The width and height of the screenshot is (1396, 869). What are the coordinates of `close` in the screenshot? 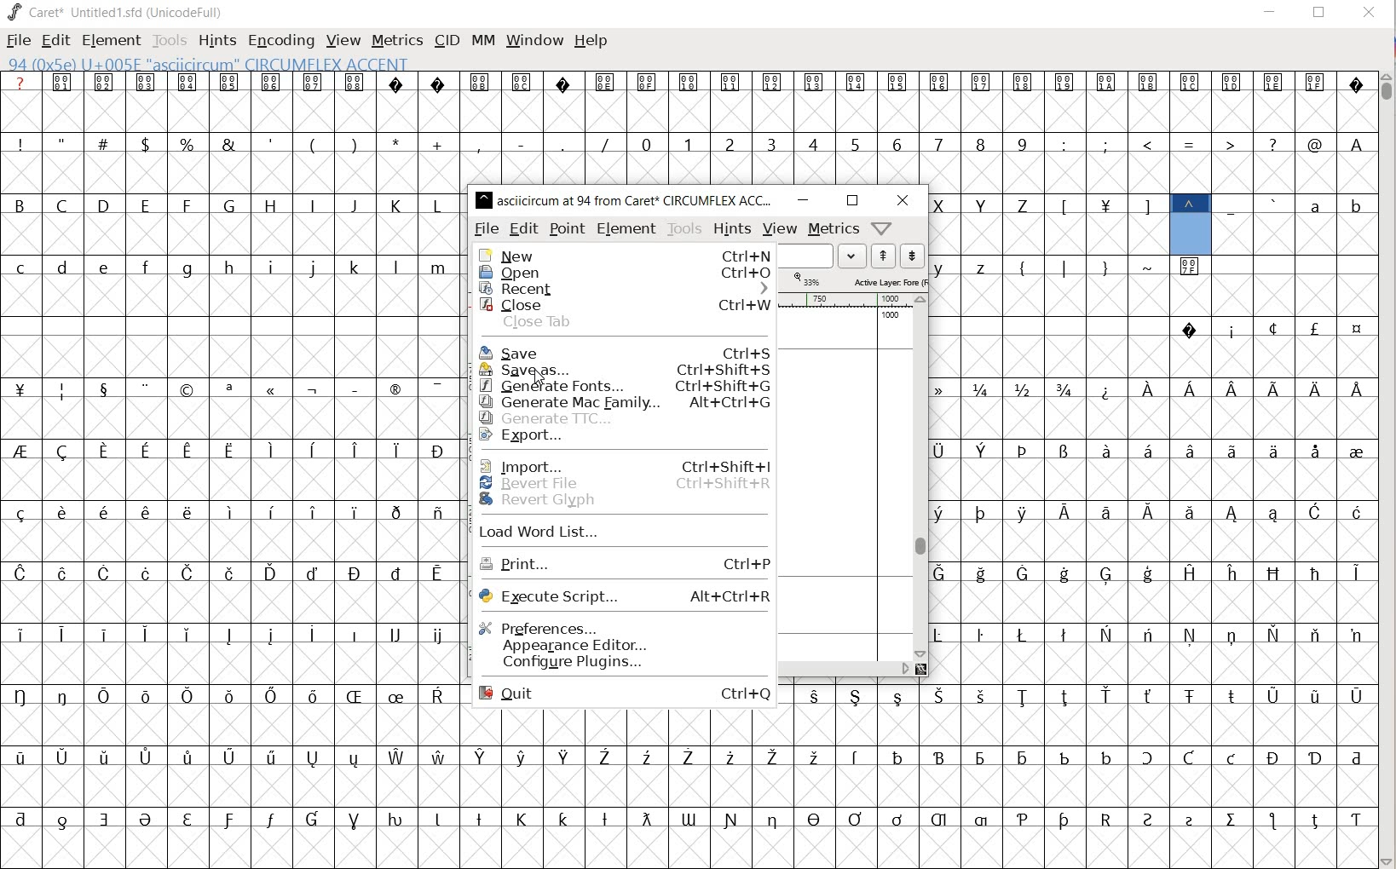 It's located at (903, 200).